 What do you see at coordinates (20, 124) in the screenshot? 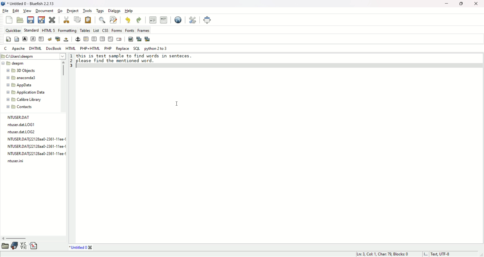
I see `ntuser.dat.LOG1` at bounding box center [20, 124].